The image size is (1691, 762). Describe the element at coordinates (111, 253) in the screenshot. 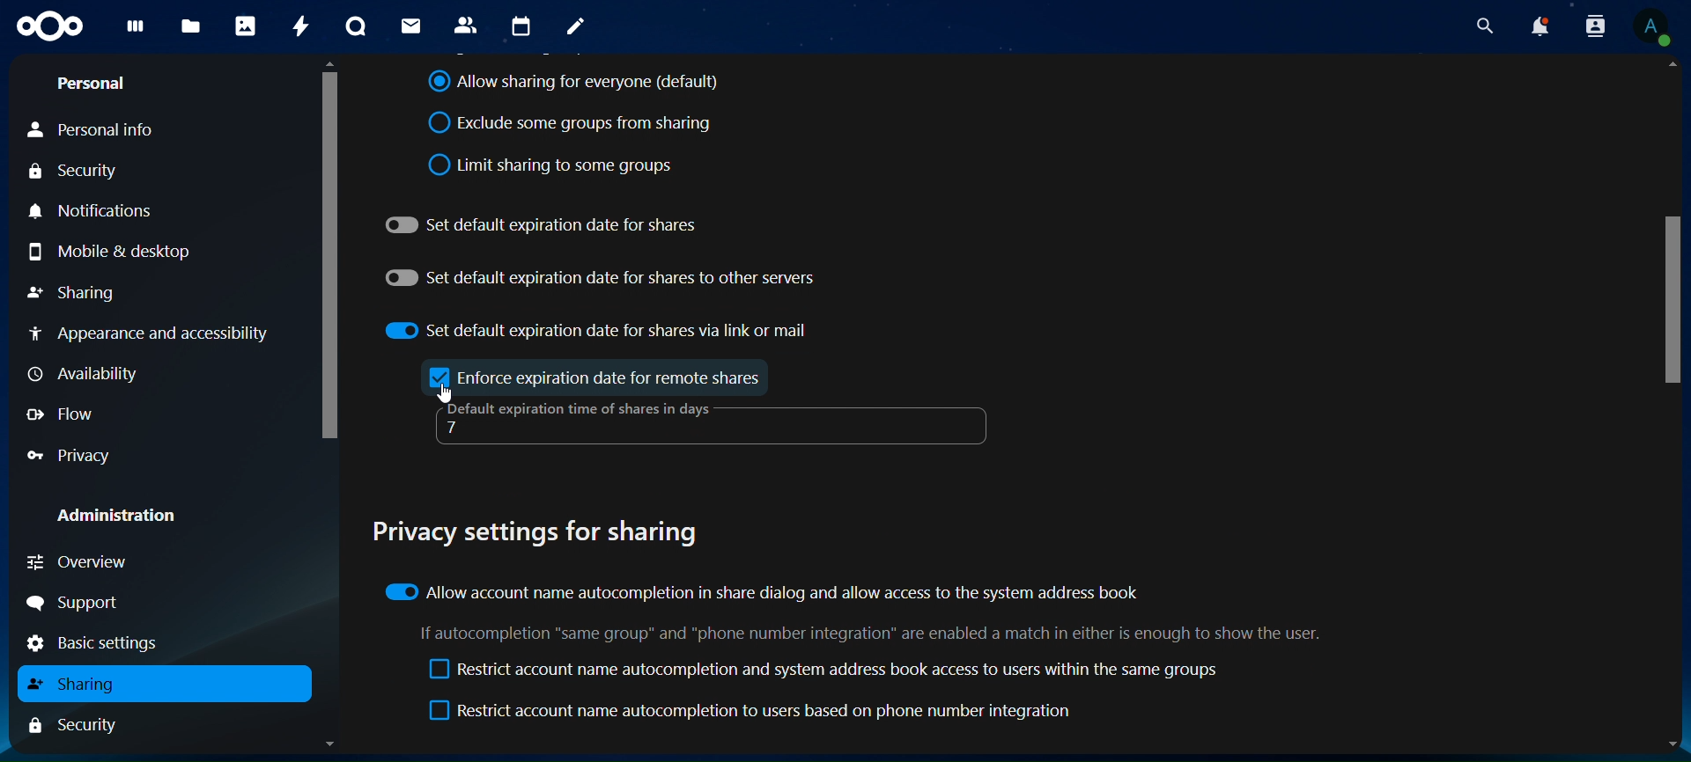

I see `mobile & desktop` at that location.